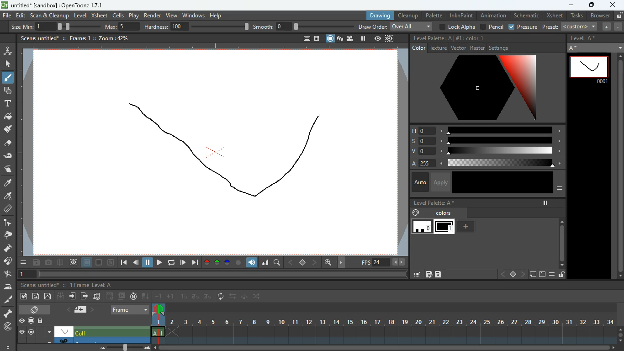  Describe the element at coordinates (545, 203) in the screenshot. I see `pause` at that location.